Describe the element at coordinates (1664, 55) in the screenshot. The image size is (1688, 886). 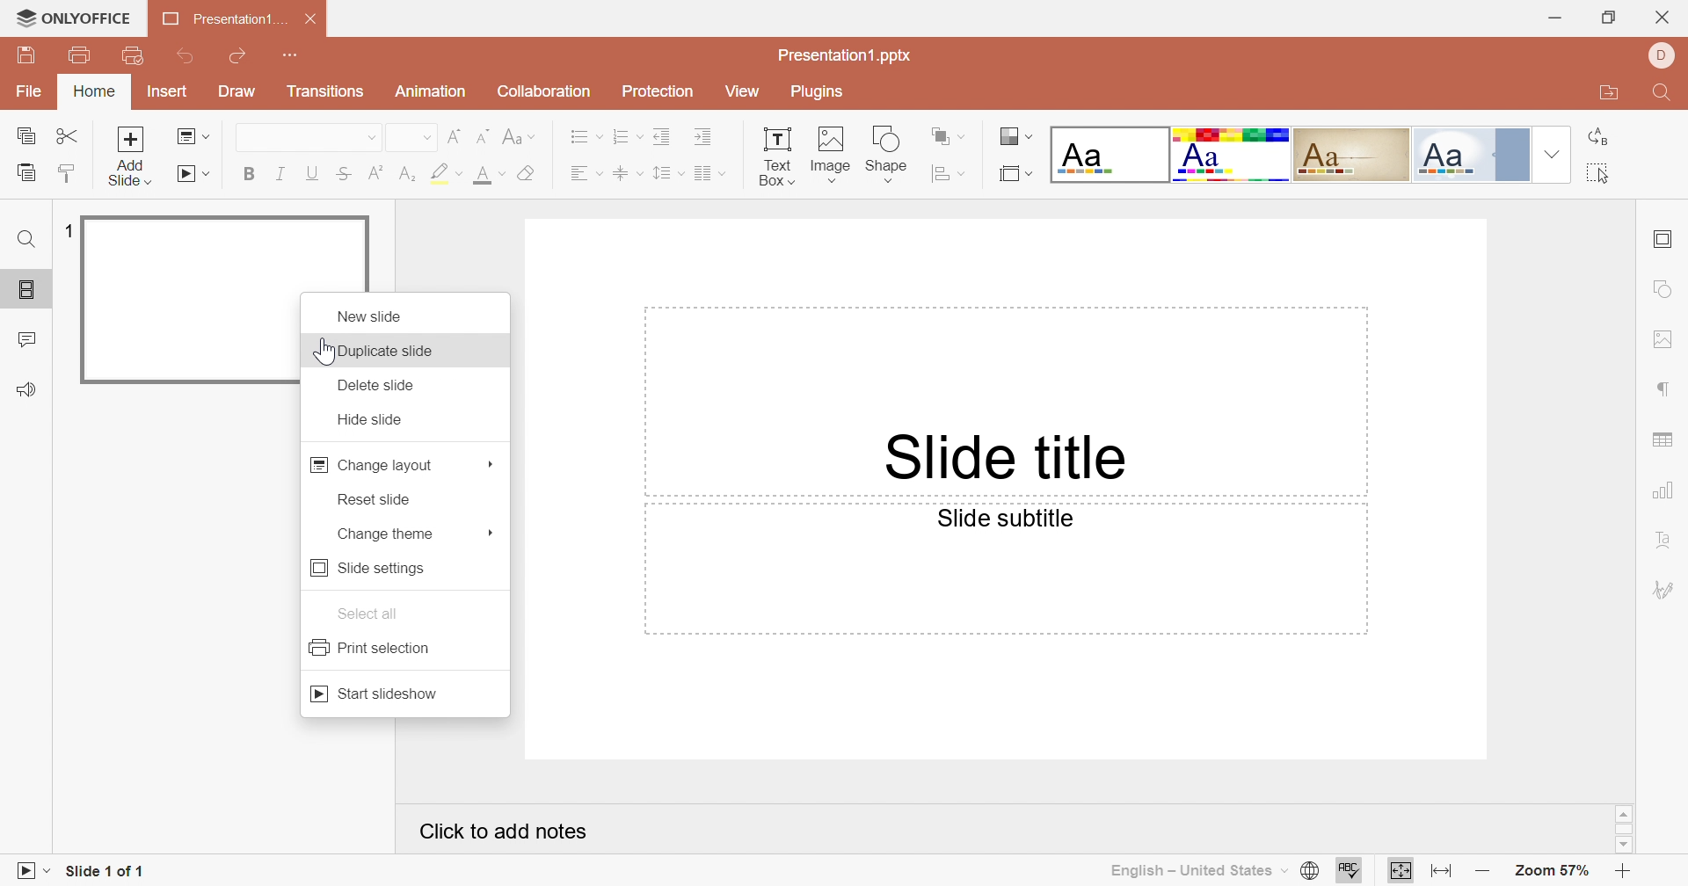
I see `DELL` at that location.